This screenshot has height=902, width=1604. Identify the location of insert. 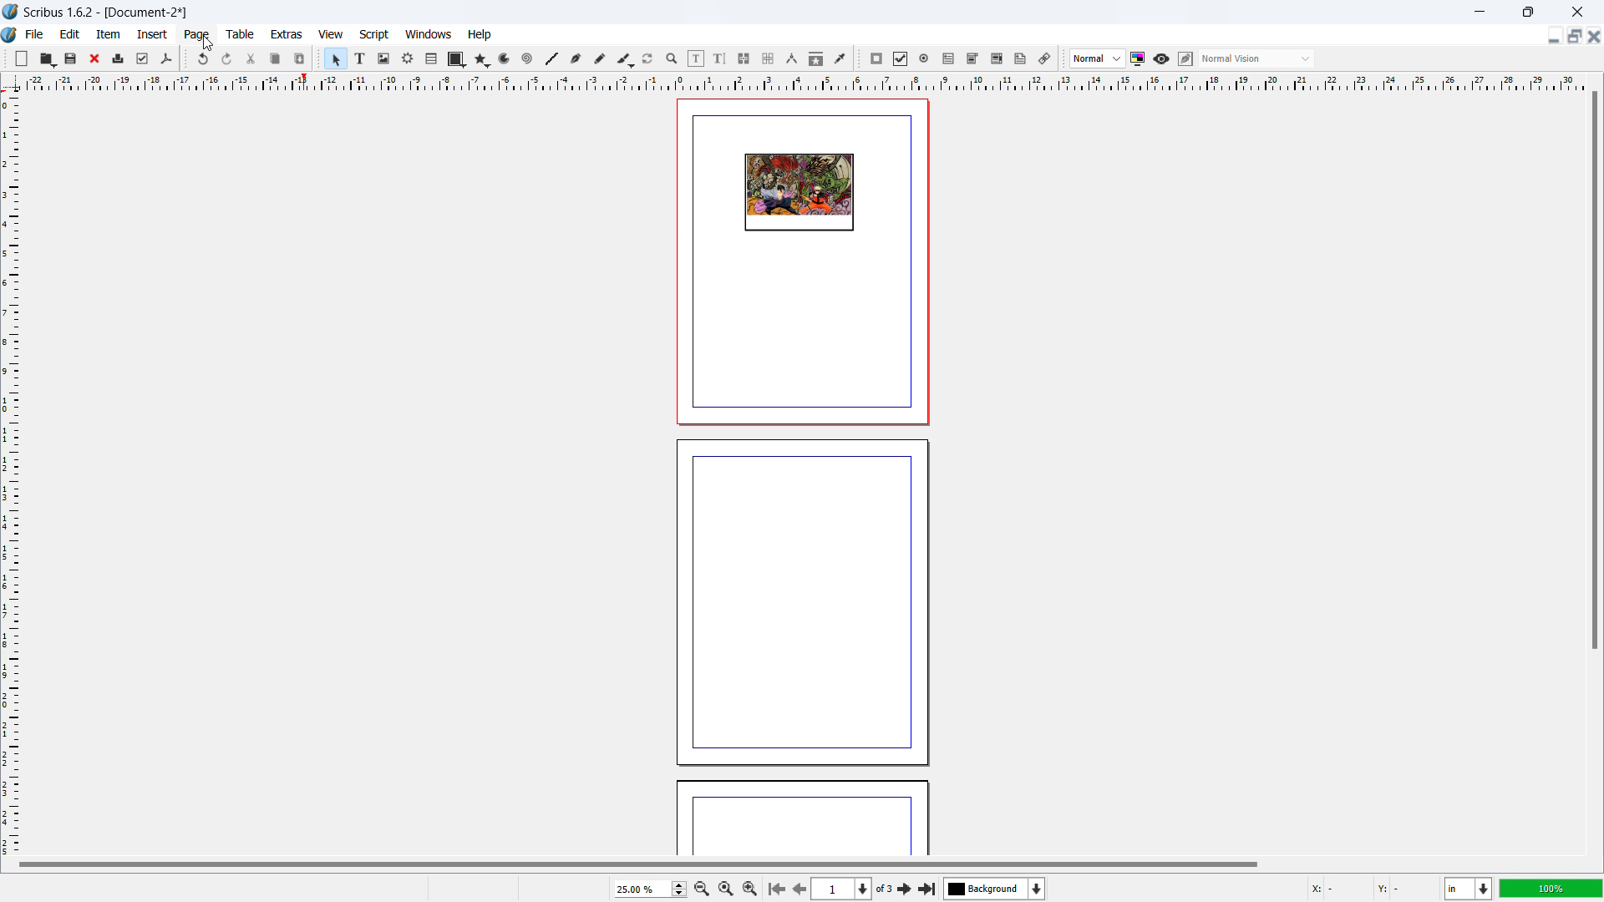
(154, 34).